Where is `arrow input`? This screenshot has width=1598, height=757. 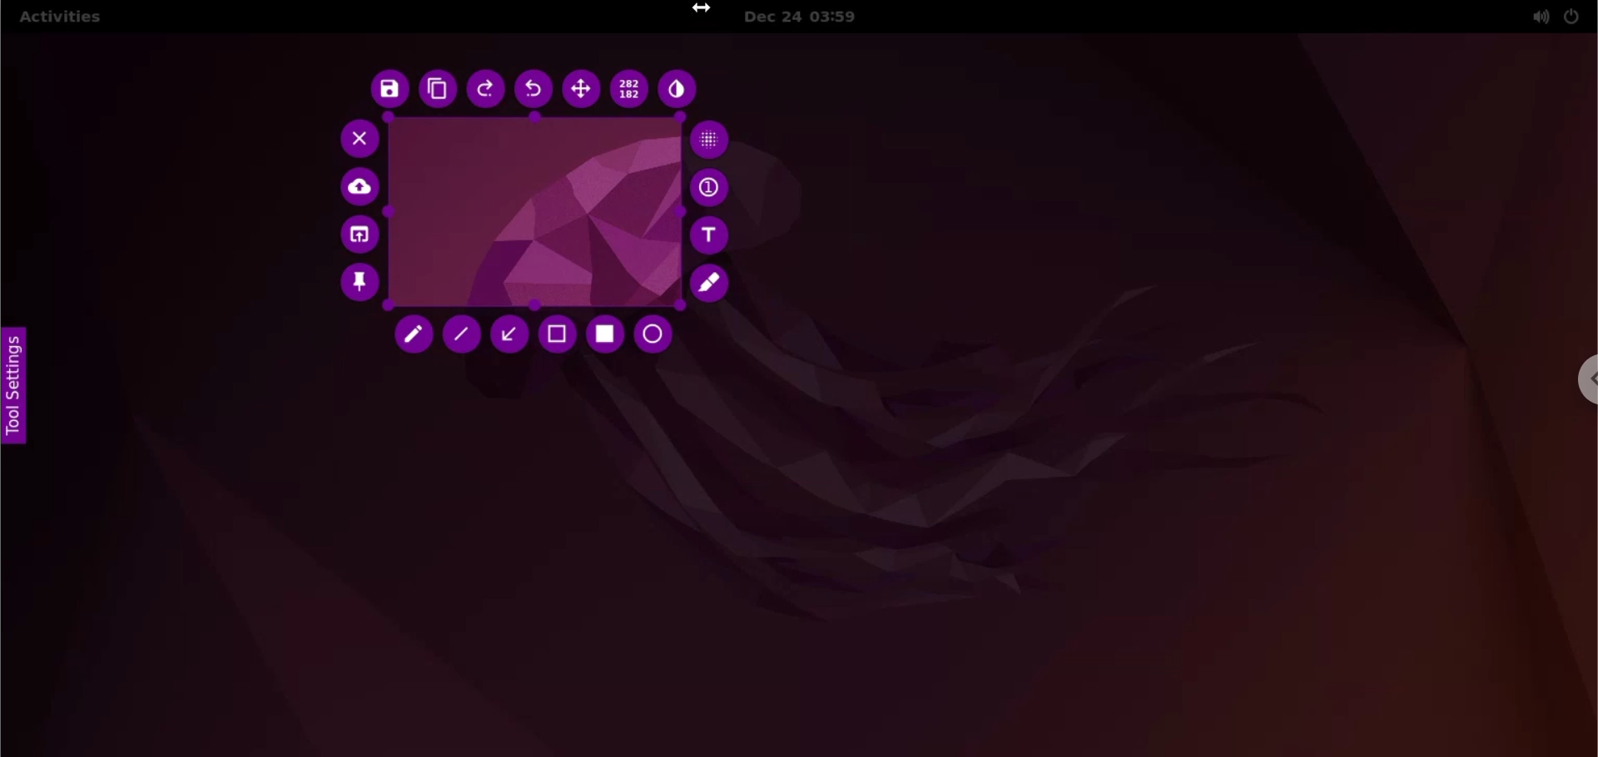 arrow input is located at coordinates (512, 337).